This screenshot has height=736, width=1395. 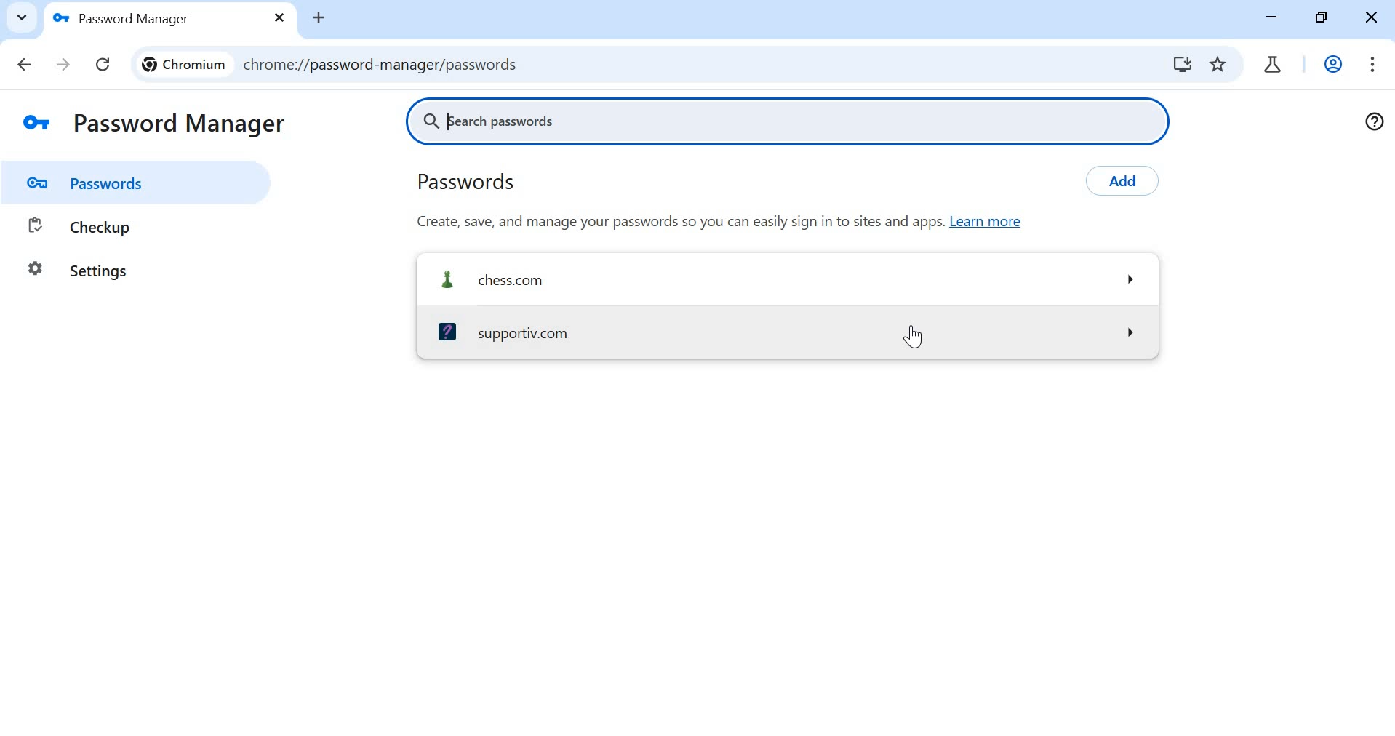 What do you see at coordinates (919, 337) in the screenshot?
I see `cursor position at a saved password` at bounding box center [919, 337].